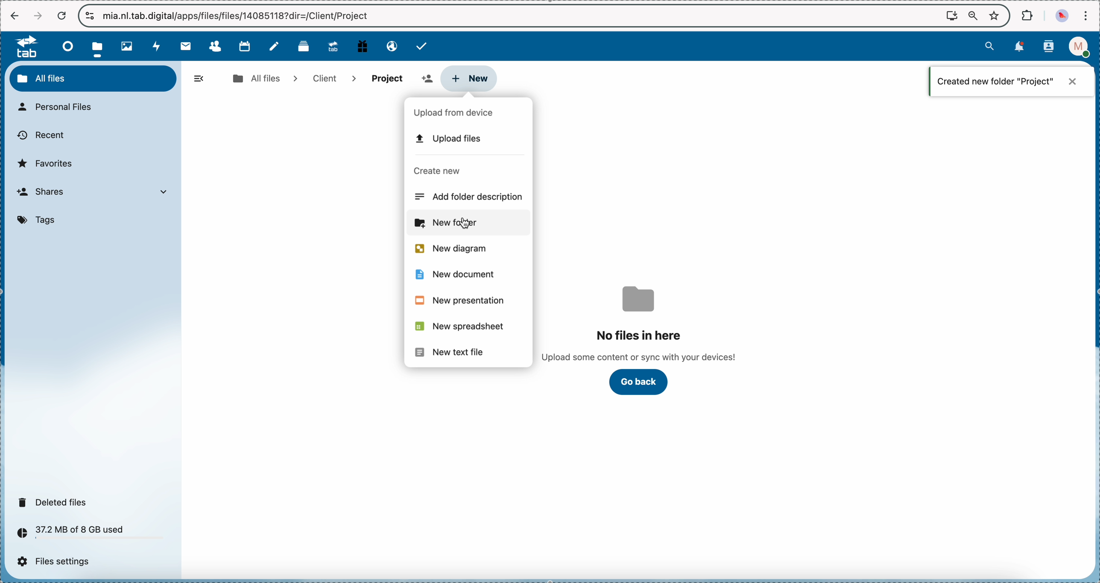  I want to click on new, so click(470, 77).